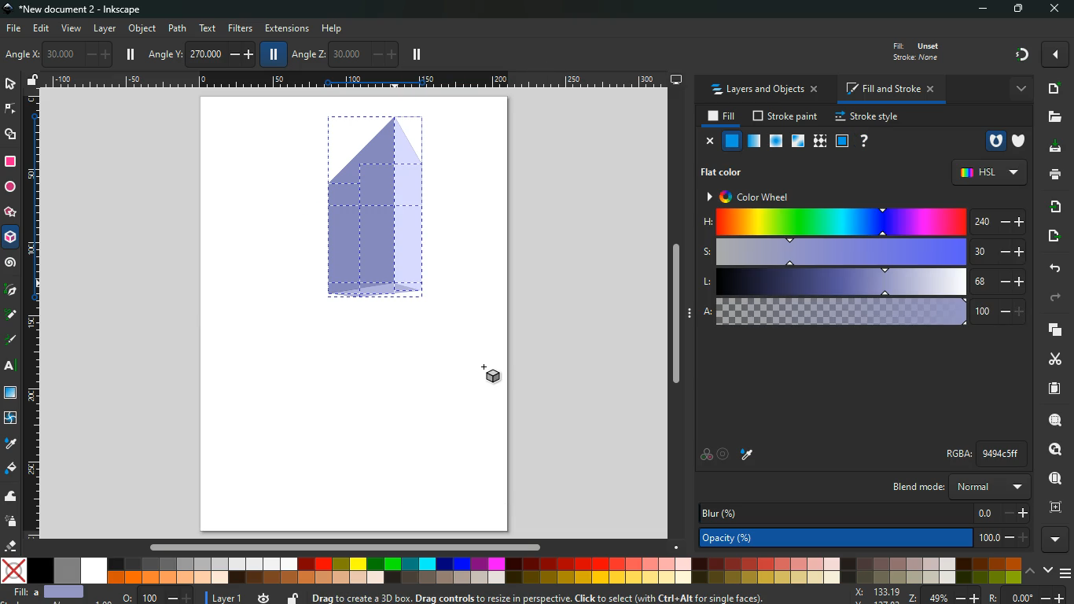 Image resolution: width=1074 pixels, height=604 pixels. I want to click on angle x, so click(64, 54).